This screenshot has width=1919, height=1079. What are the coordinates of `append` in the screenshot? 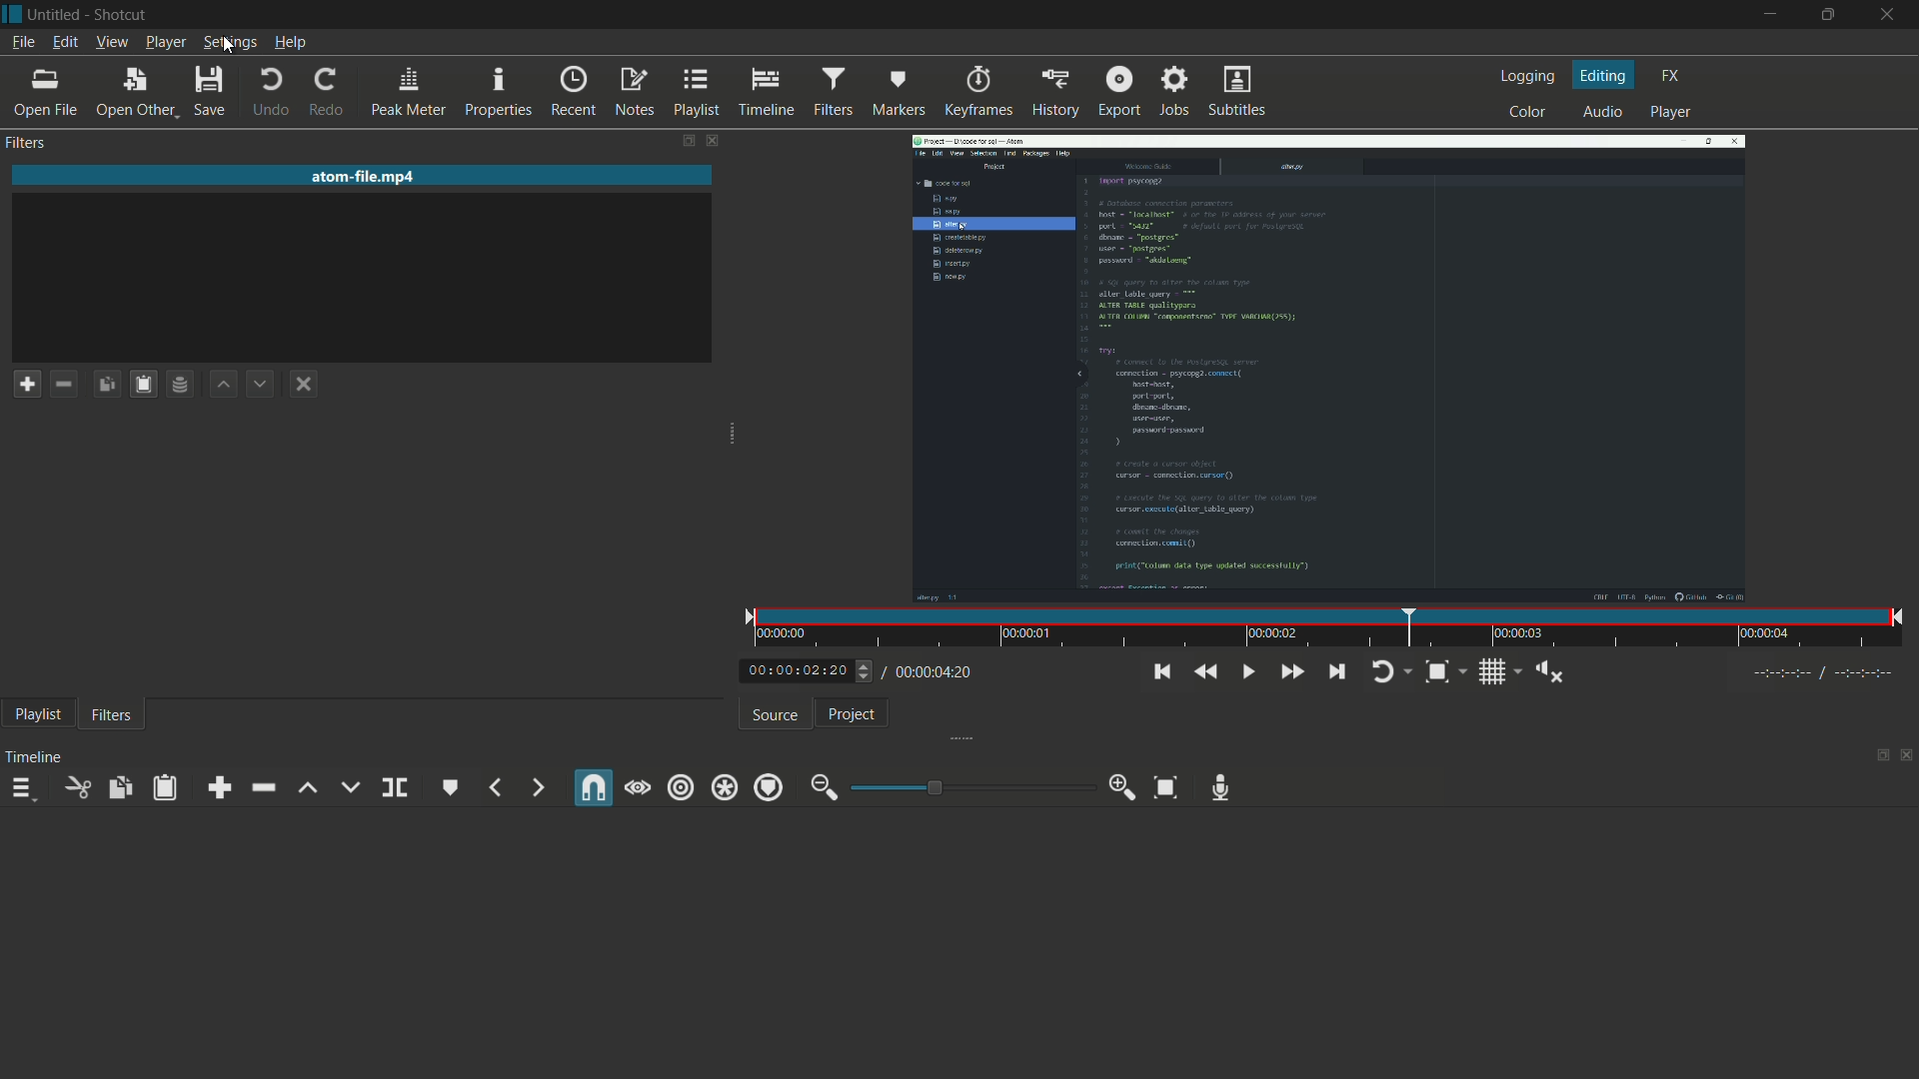 It's located at (220, 787).